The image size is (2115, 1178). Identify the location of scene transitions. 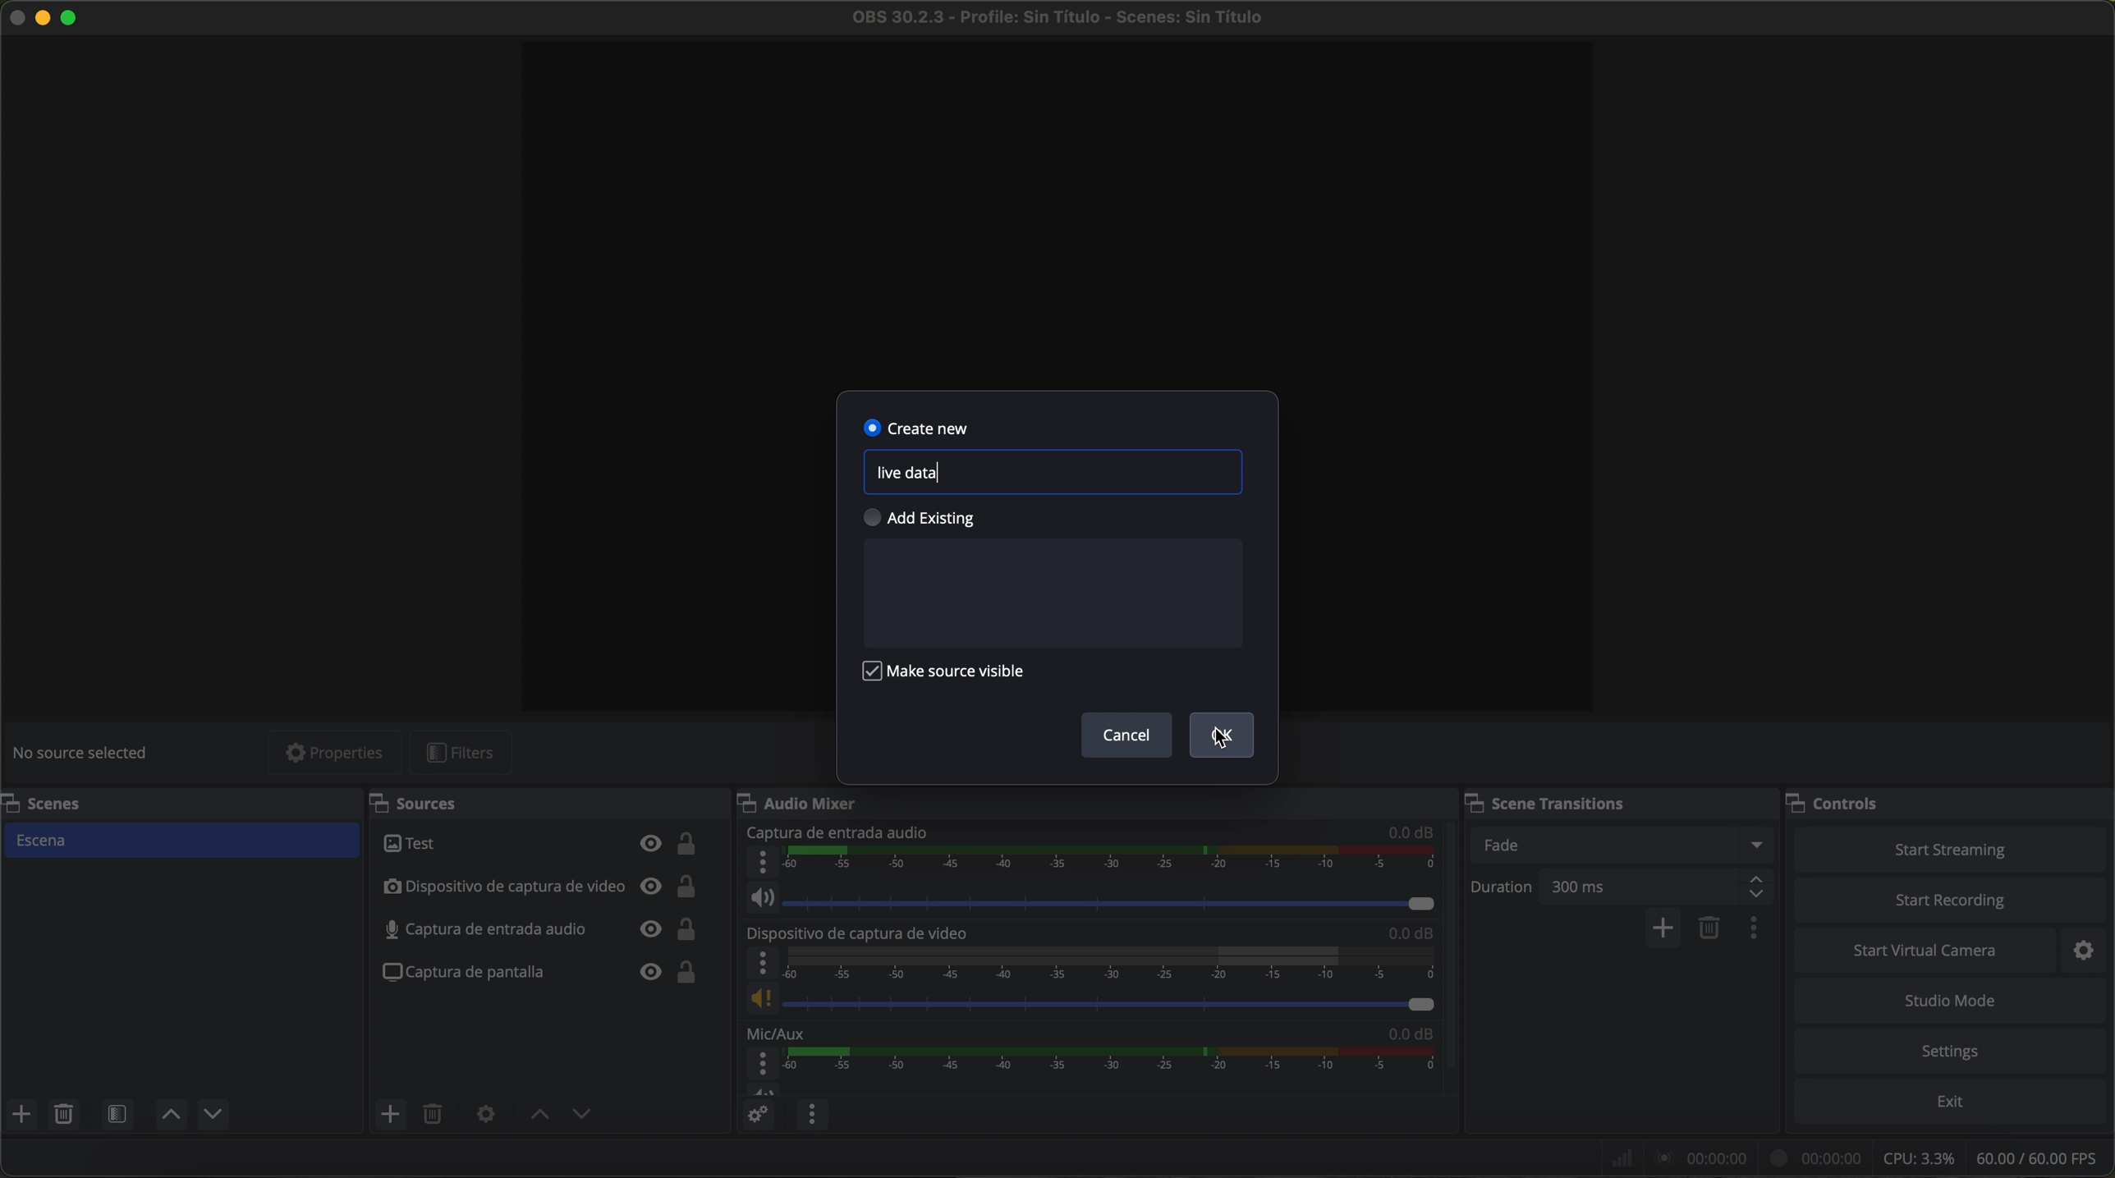
(1552, 803).